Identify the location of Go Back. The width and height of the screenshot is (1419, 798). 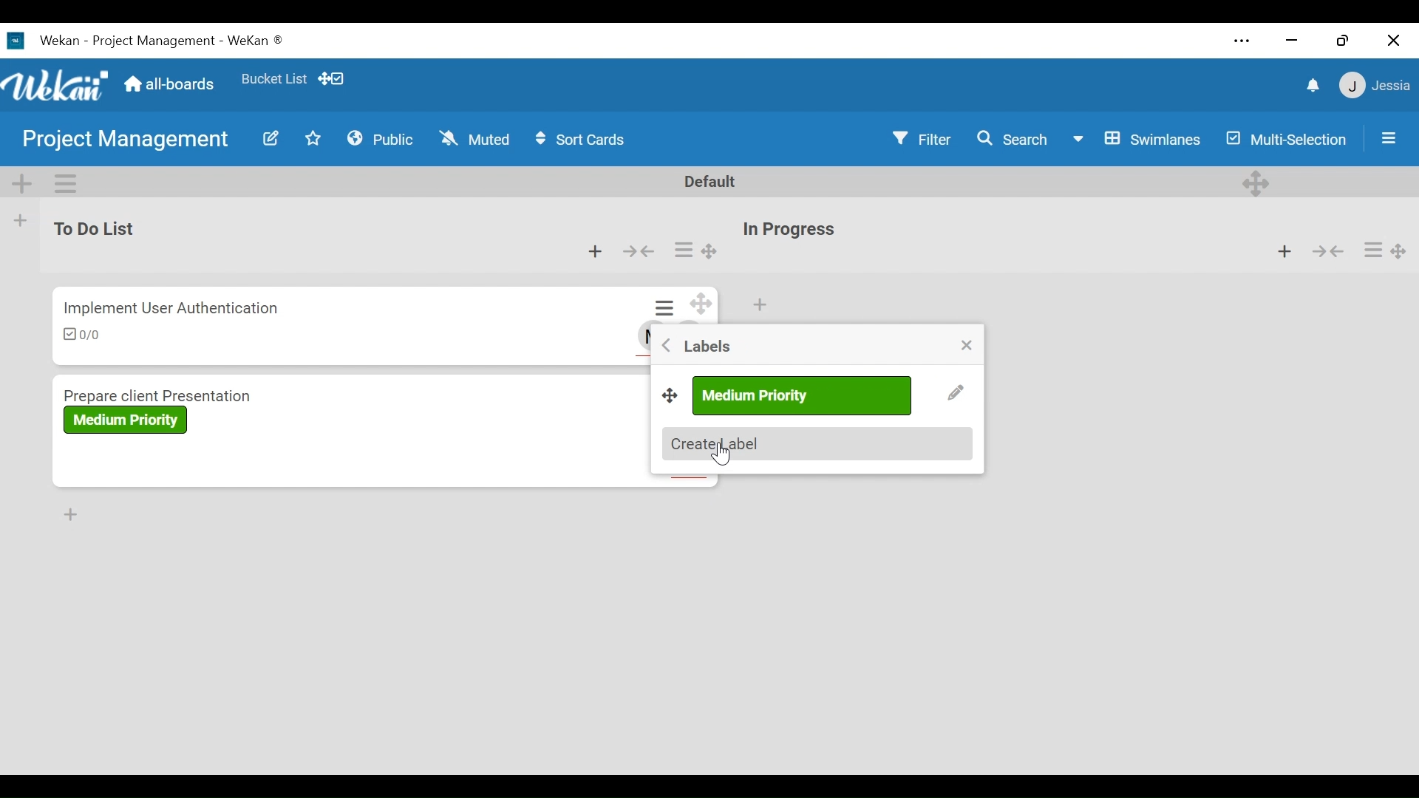
(664, 344).